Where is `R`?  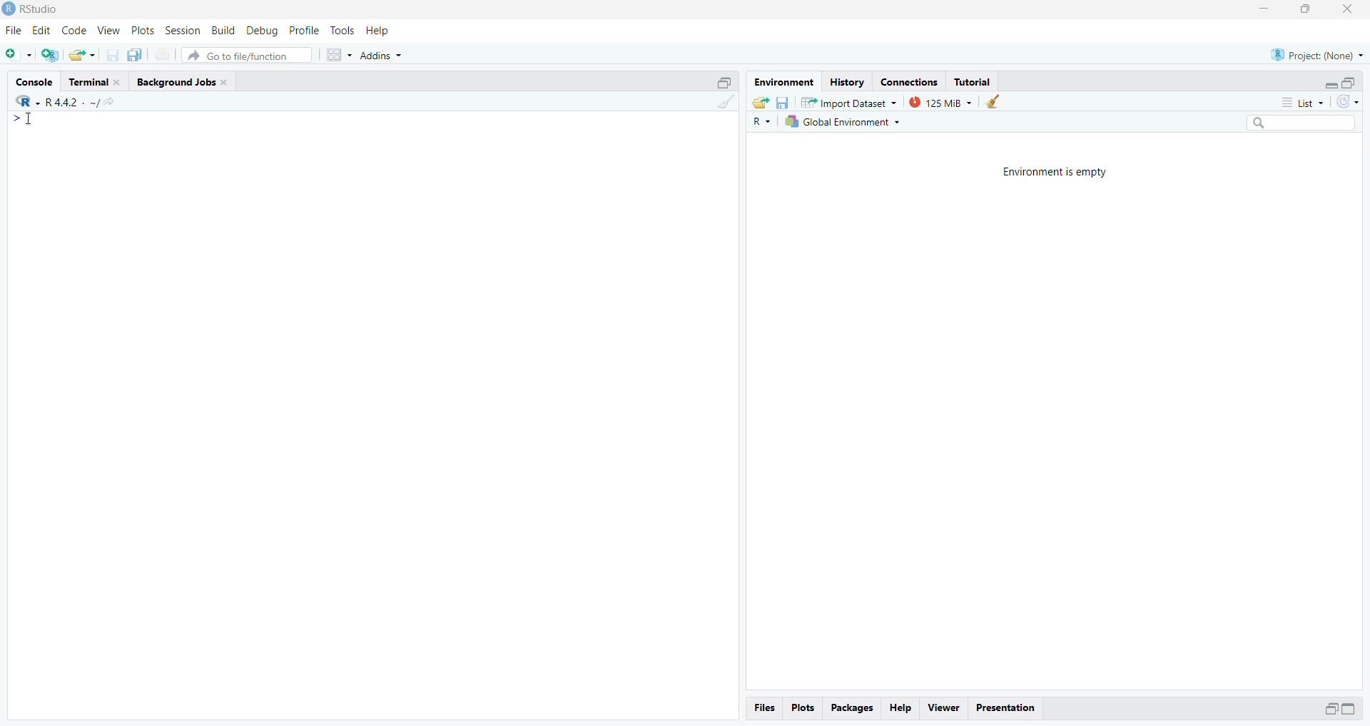
R is located at coordinates (759, 123).